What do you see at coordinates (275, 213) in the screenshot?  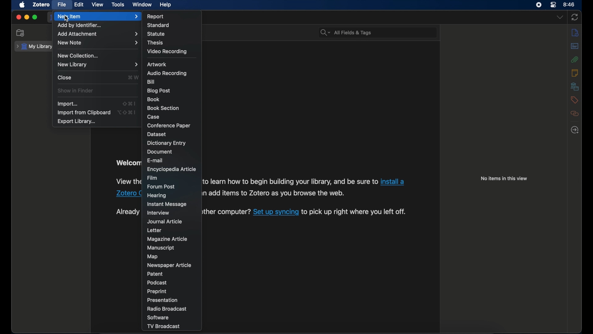 I see `sync link` at bounding box center [275, 213].